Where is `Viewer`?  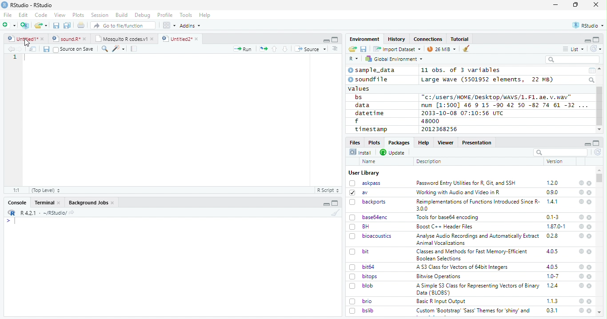 Viewer is located at coordinates (446, 142).